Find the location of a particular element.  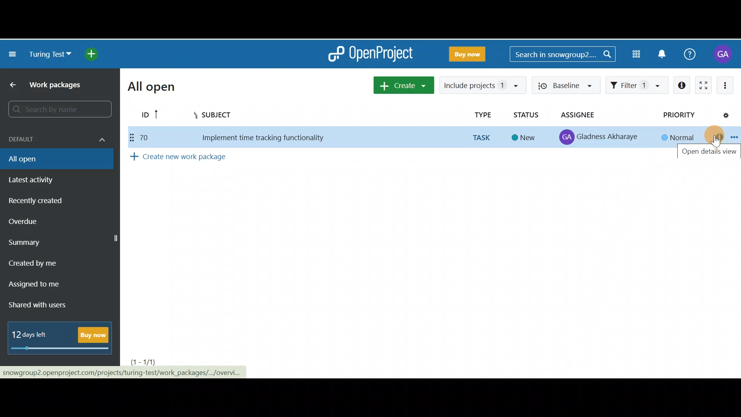

Help is located at coordinates (688, 53).